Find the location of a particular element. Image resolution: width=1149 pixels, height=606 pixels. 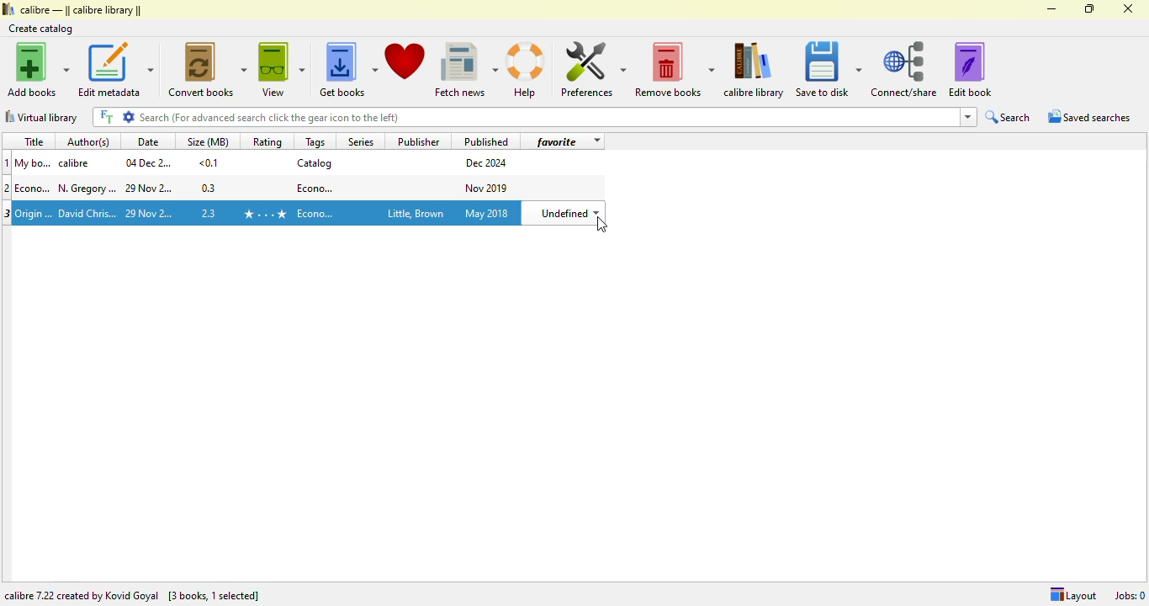

size is located at coordinates (210, 211).